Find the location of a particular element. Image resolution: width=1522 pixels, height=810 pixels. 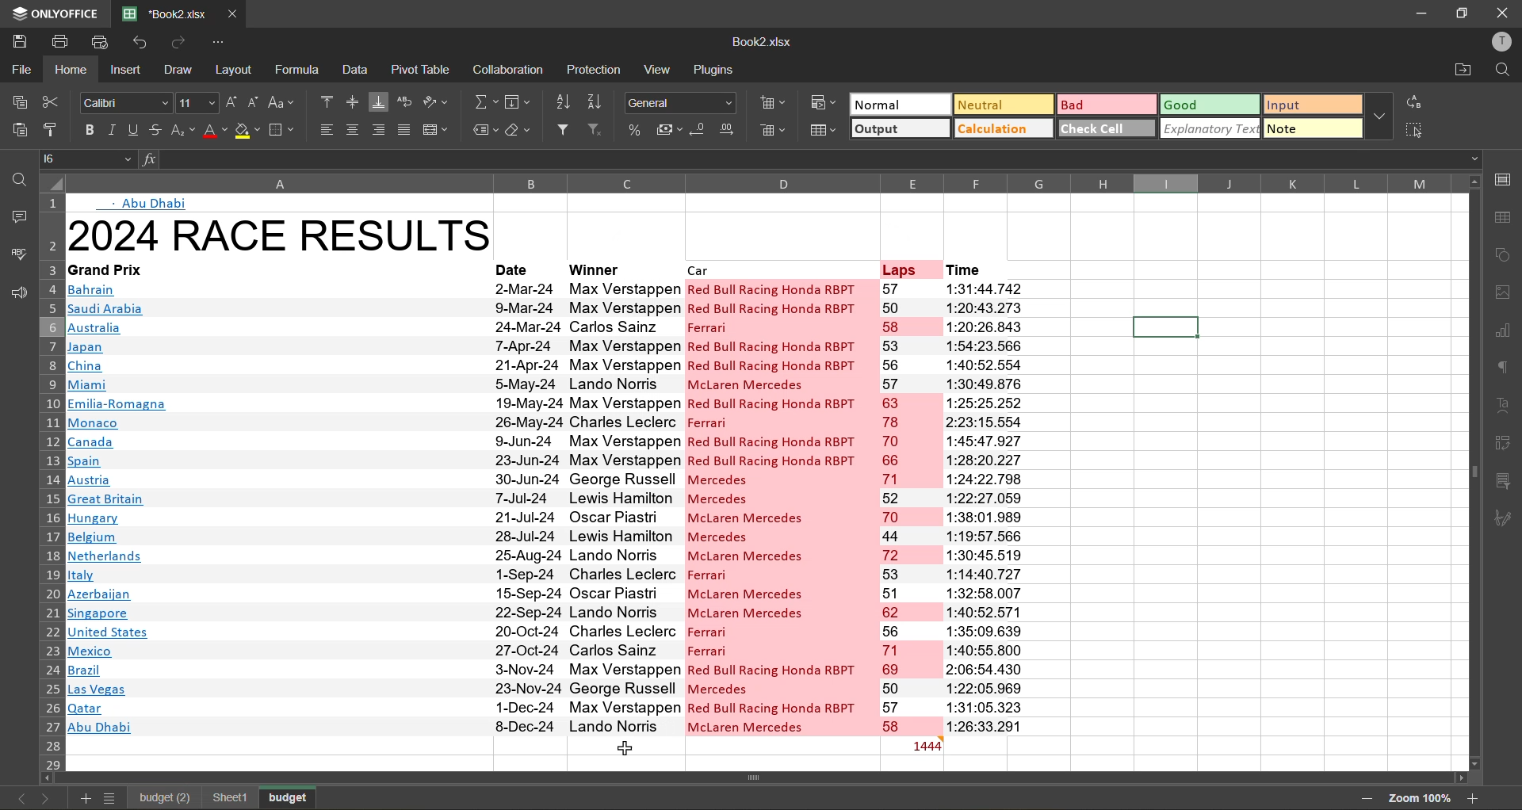

view is located at coordinates (661, 69).